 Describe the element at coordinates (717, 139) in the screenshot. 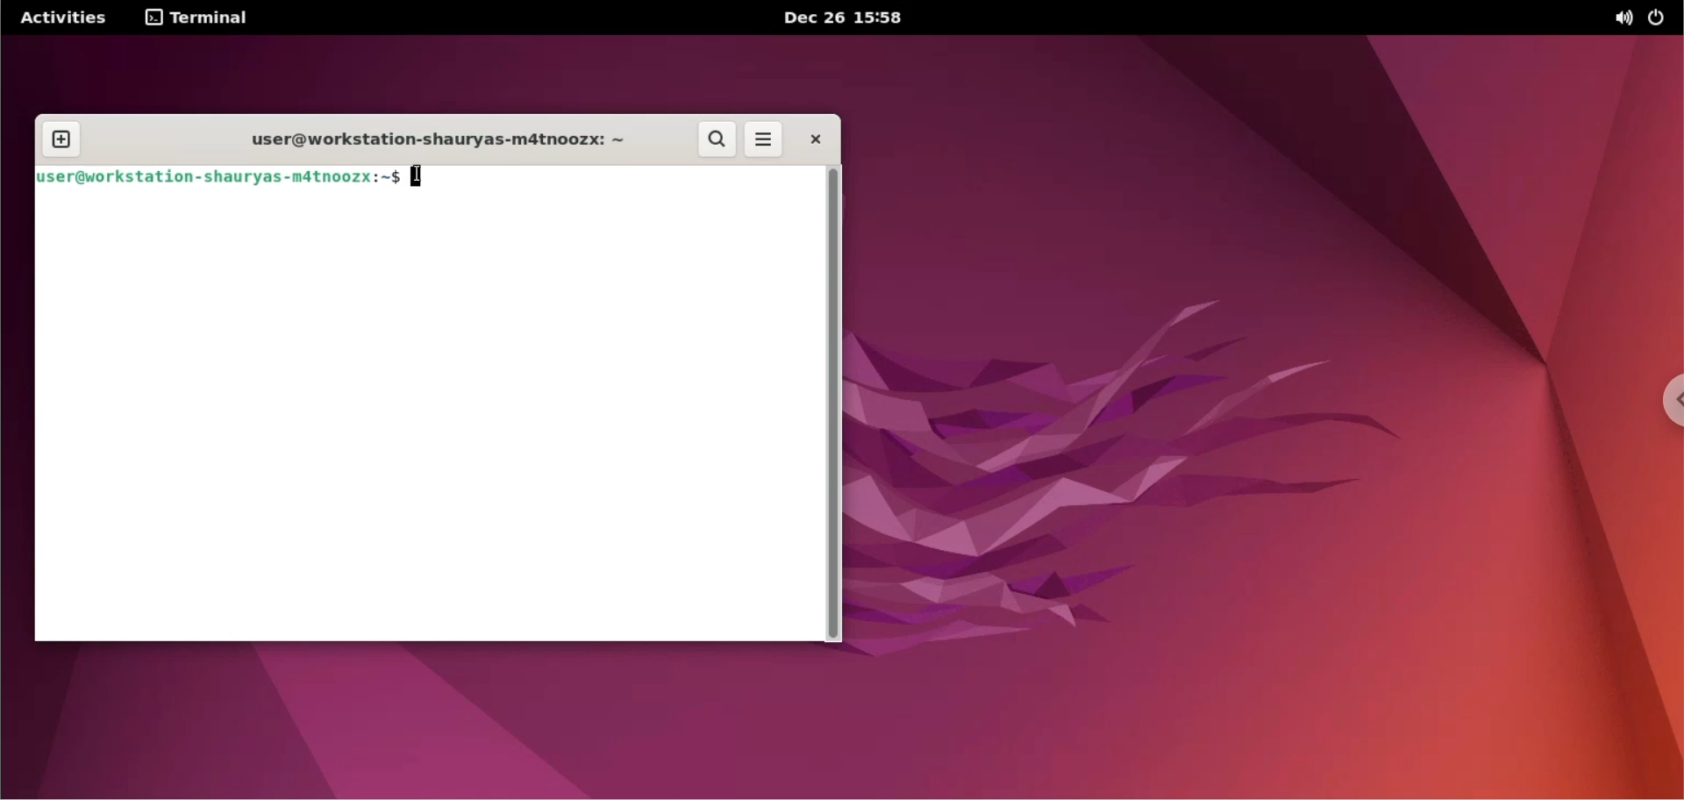

I see `search` at that location.